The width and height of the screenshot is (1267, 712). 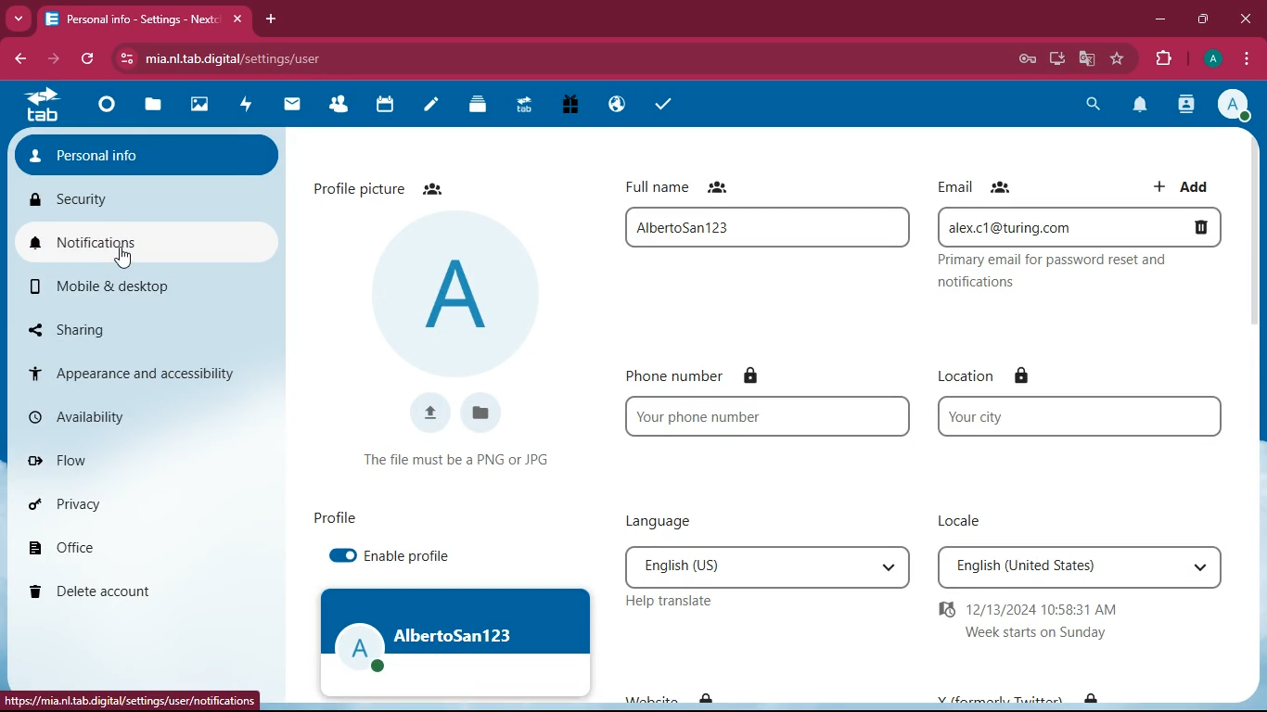 What do you see at coordinates (749, 375) in the screenshot?
I see `lock` at bounding box center [749, 375].